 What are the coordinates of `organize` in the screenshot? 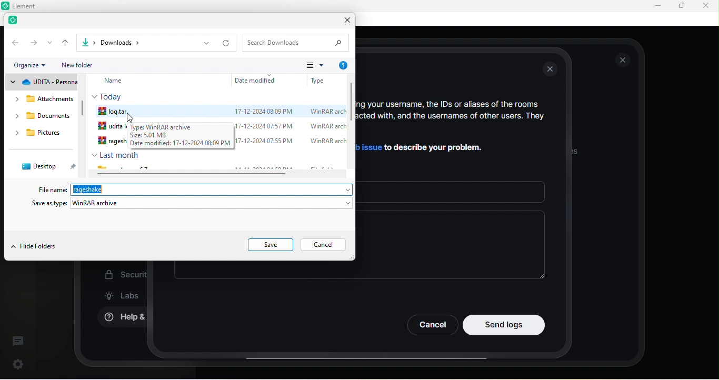 It's located at (33, 66).